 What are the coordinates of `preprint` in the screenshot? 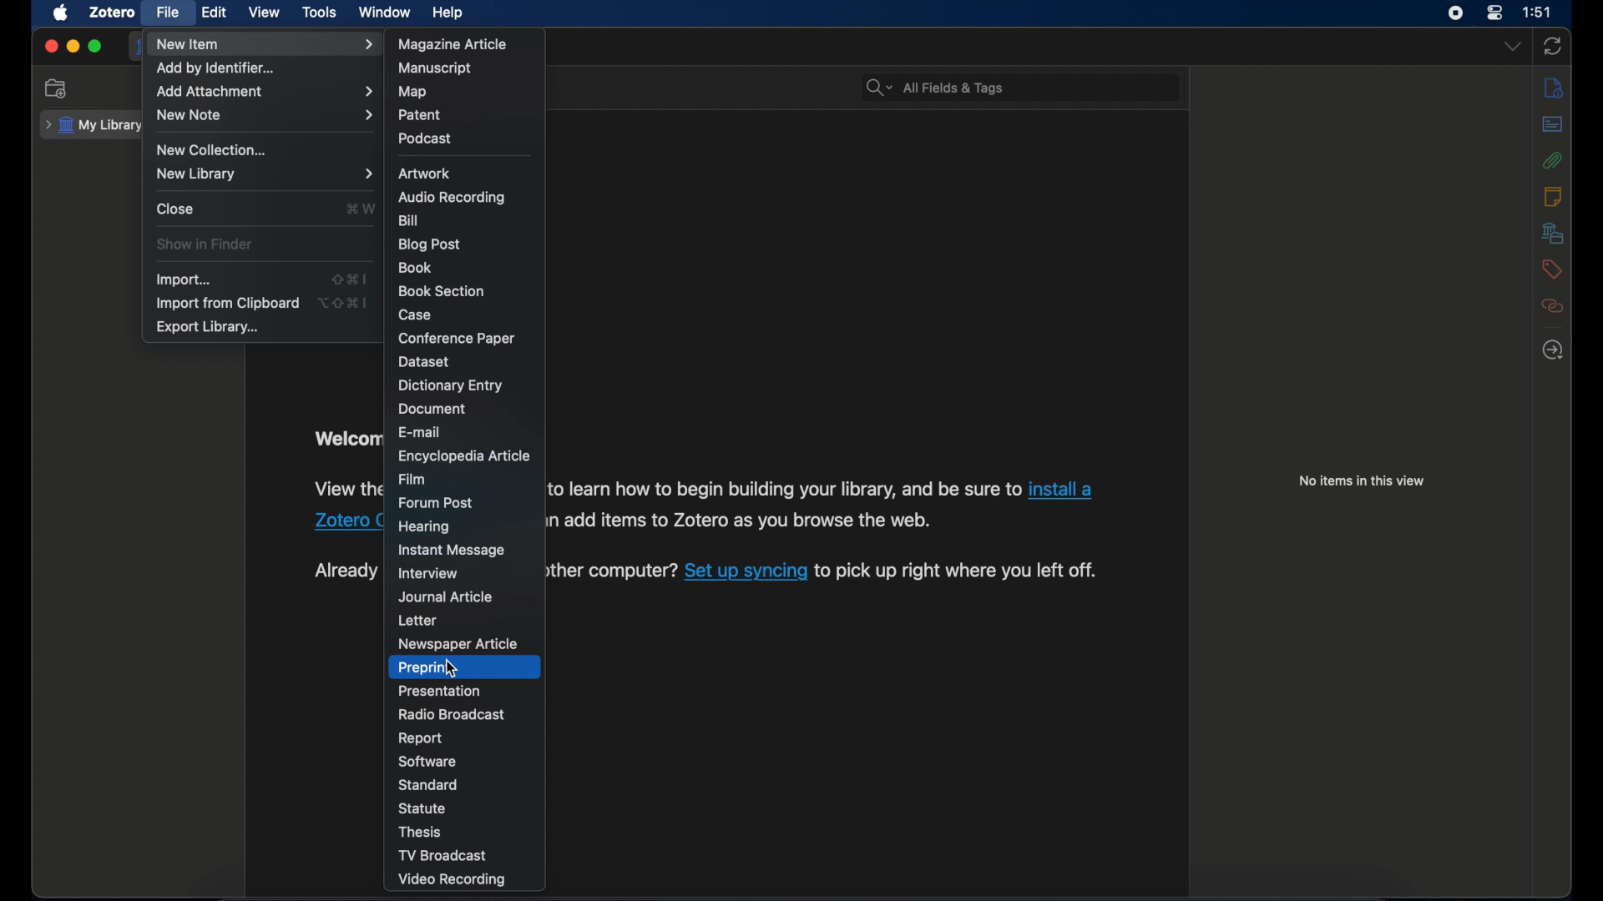 It's located at (426, 667).